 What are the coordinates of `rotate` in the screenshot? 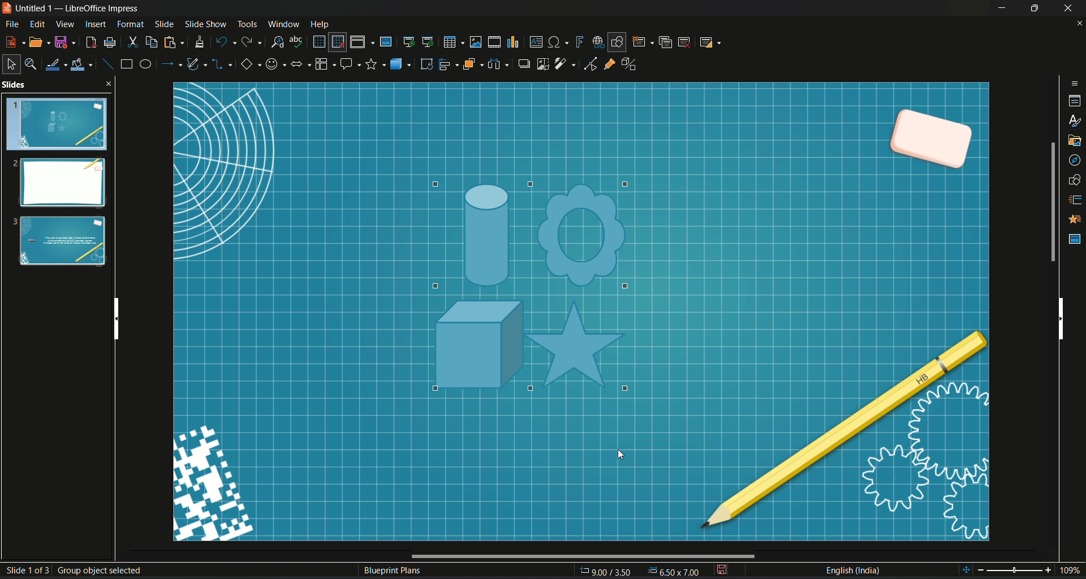 It's located at (426, 64).